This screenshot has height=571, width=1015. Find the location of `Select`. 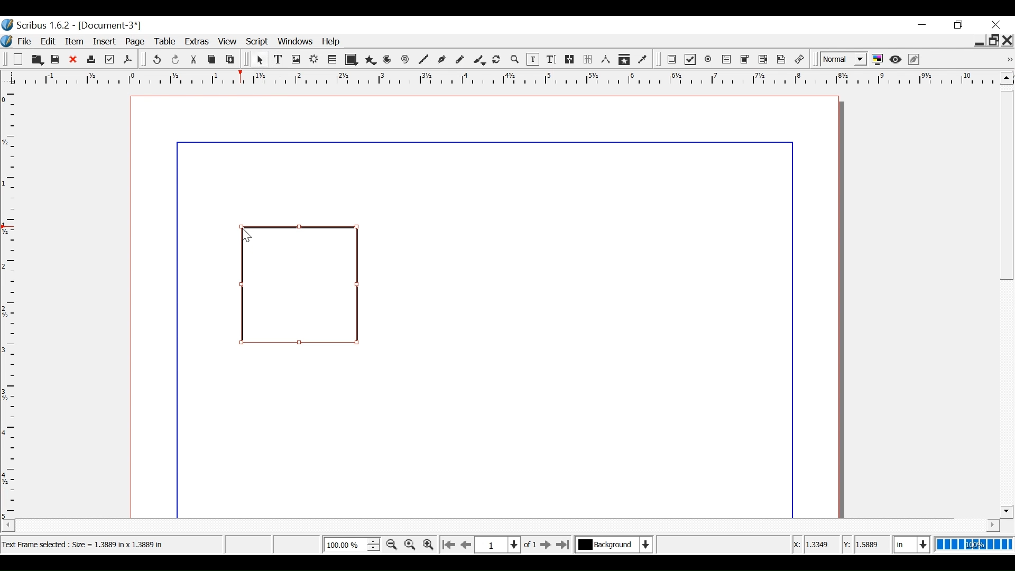

Select is located at coordinates (259, 60).